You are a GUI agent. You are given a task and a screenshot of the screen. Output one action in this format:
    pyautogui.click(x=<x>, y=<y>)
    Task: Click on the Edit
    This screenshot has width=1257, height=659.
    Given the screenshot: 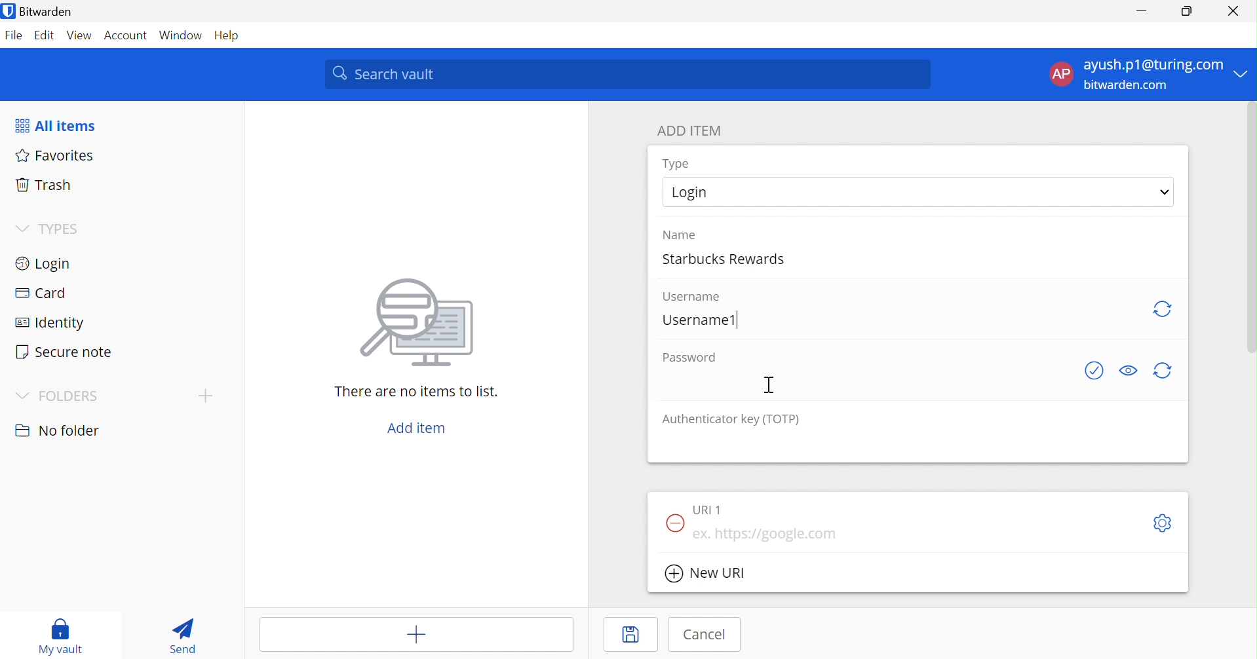 What is the action you would take?
    pyautogui.click(x=46, y=37)
    